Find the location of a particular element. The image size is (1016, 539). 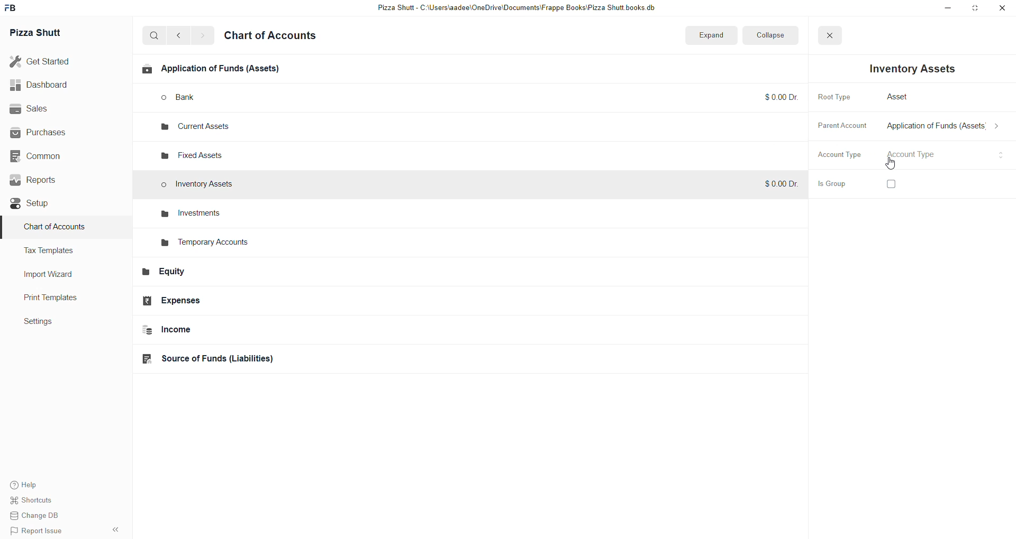

collapse  is located at coordinates (768, 35).